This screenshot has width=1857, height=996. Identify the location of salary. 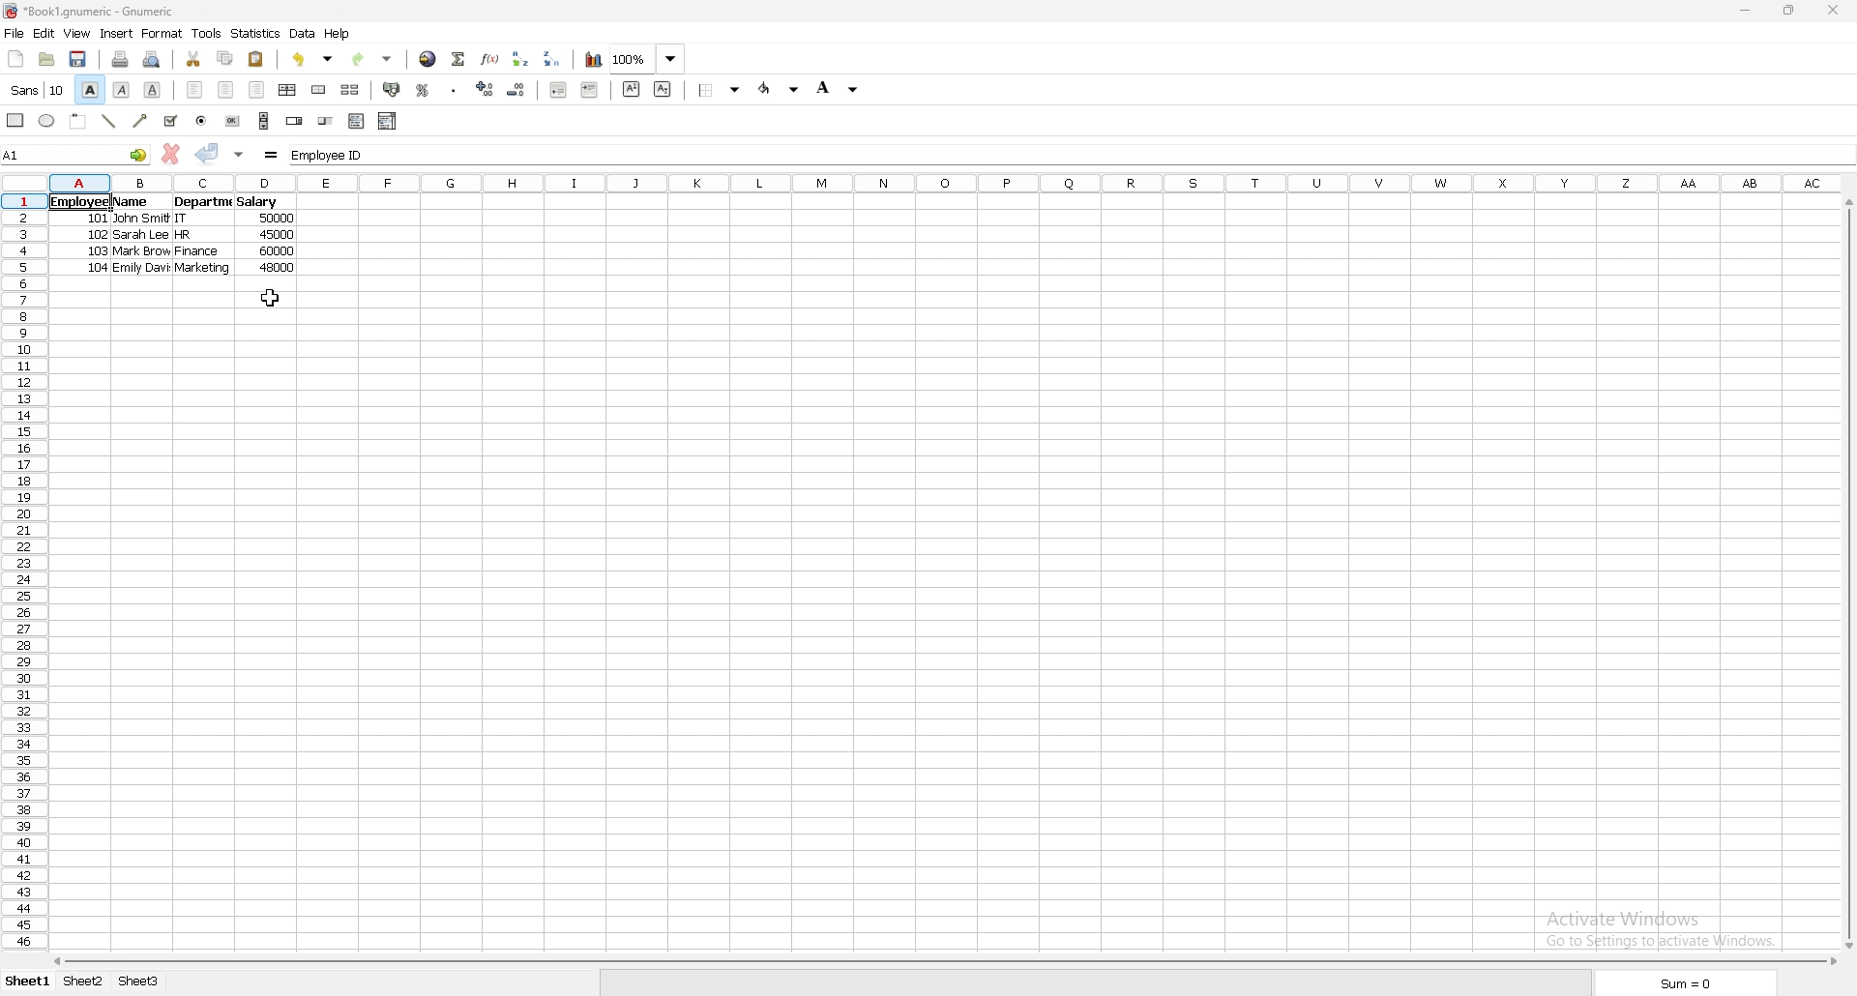
(258, 203).